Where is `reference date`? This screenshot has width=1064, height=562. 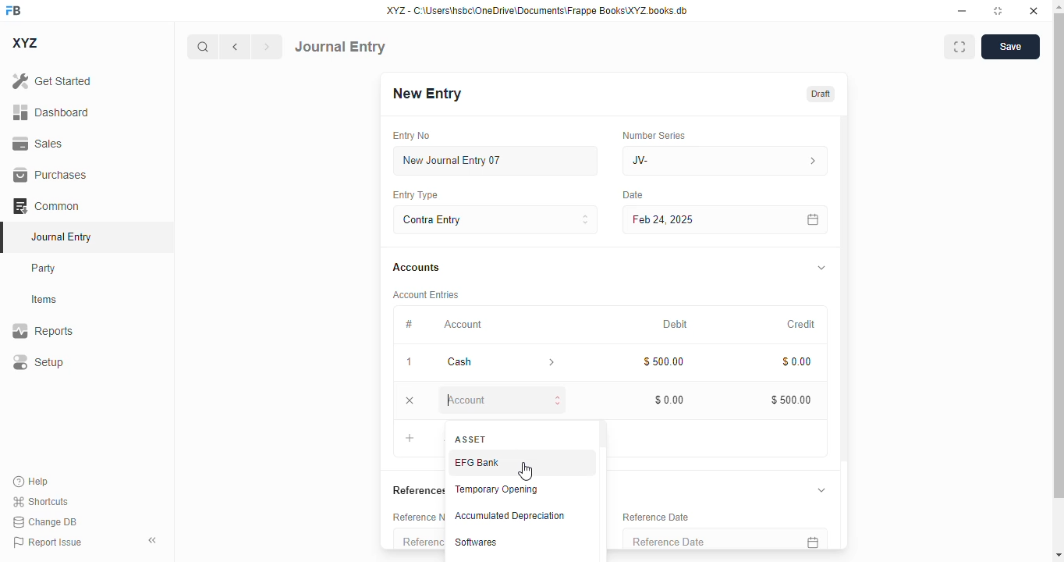
reference date is located at coordinates (693, 539).